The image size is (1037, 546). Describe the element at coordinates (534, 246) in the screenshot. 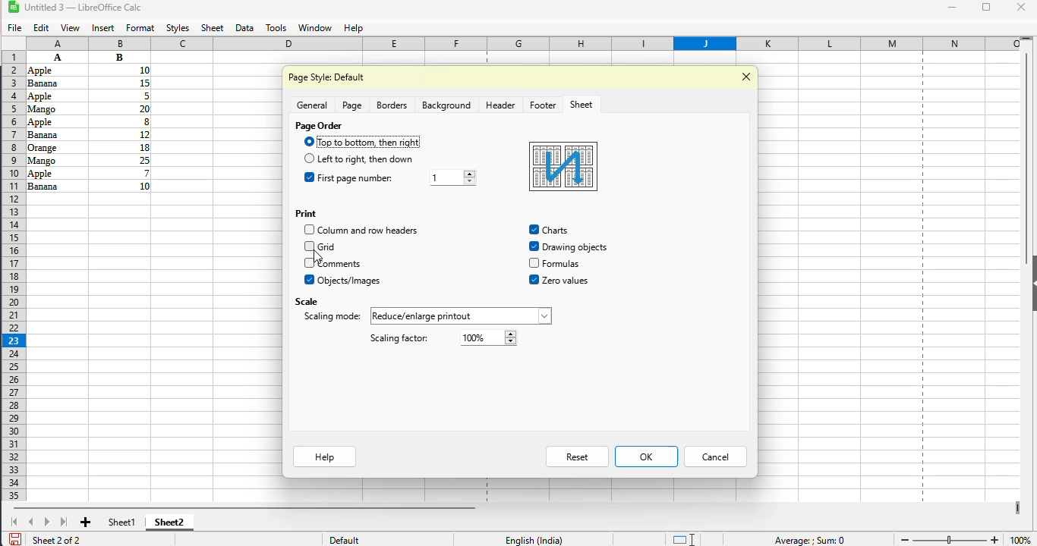

I see `drawing objects` at that location.